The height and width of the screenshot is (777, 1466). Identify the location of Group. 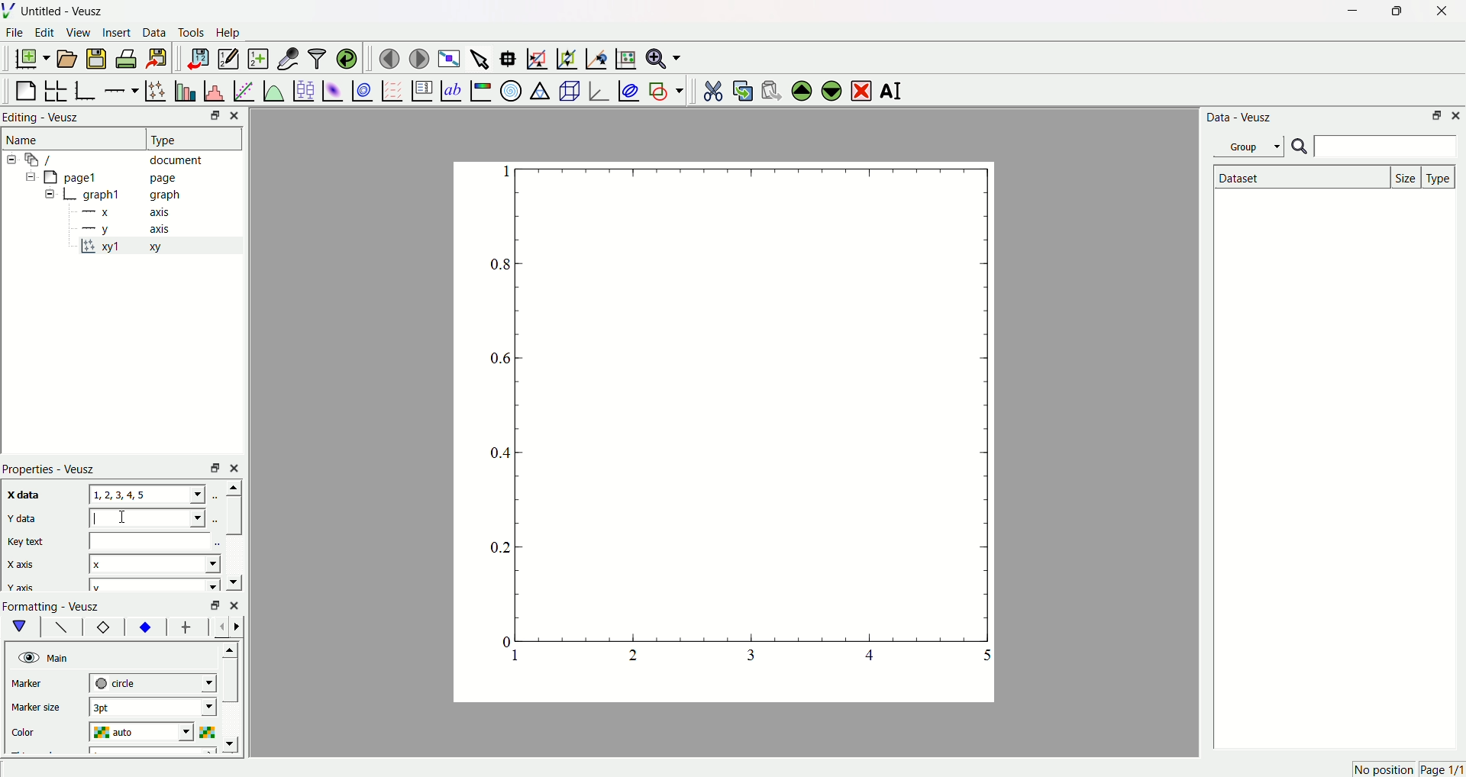
(1251, 146).